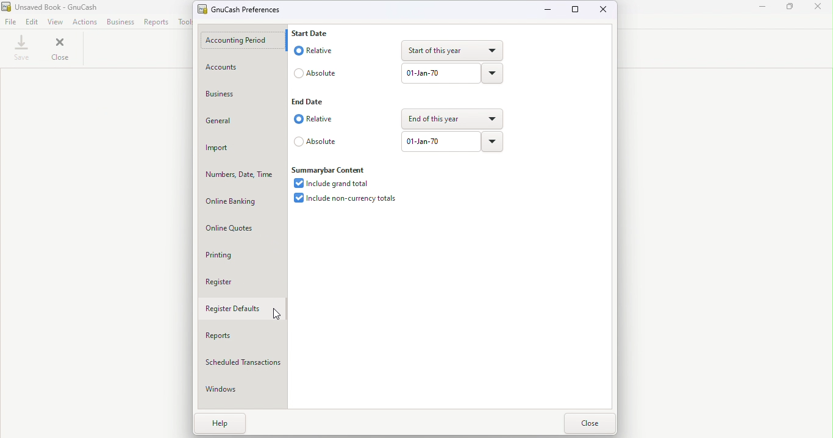 This screenshot has width=833, height=438. I want to click on Register defaults, so click(240, 308).